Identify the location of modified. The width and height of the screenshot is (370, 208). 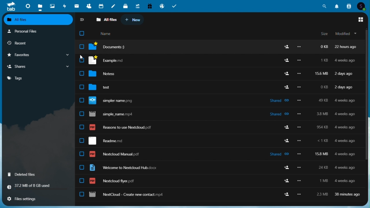
(347, 34).